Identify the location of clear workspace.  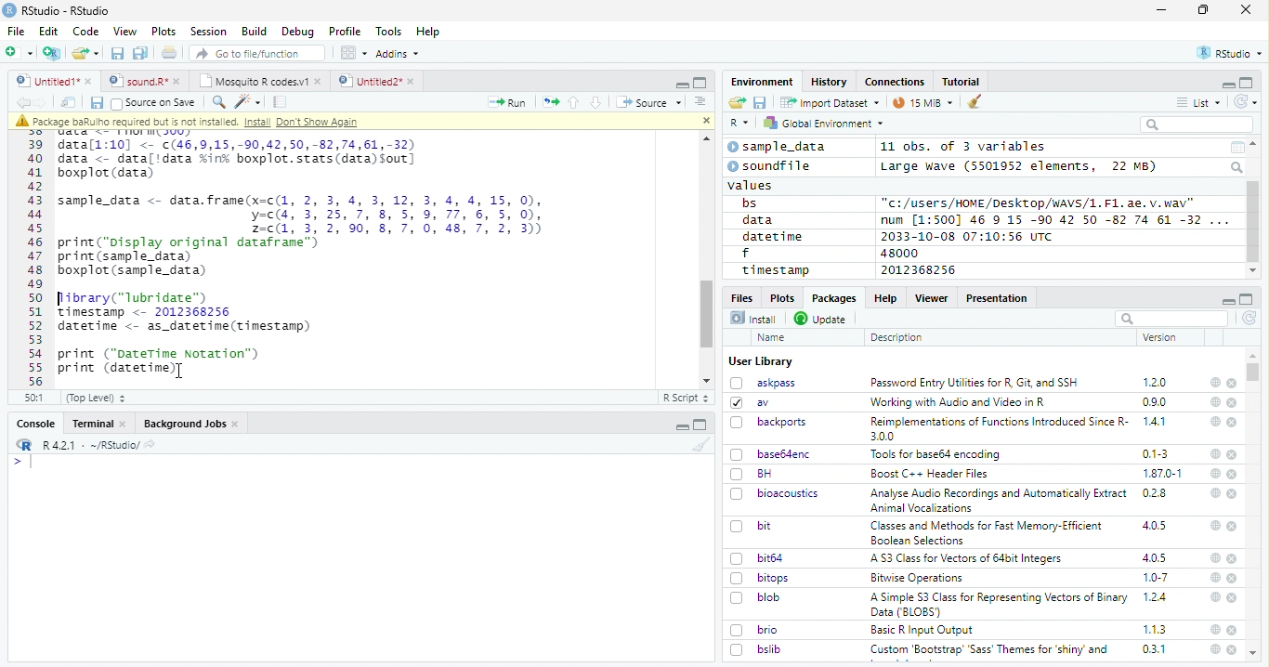
(975, 102).